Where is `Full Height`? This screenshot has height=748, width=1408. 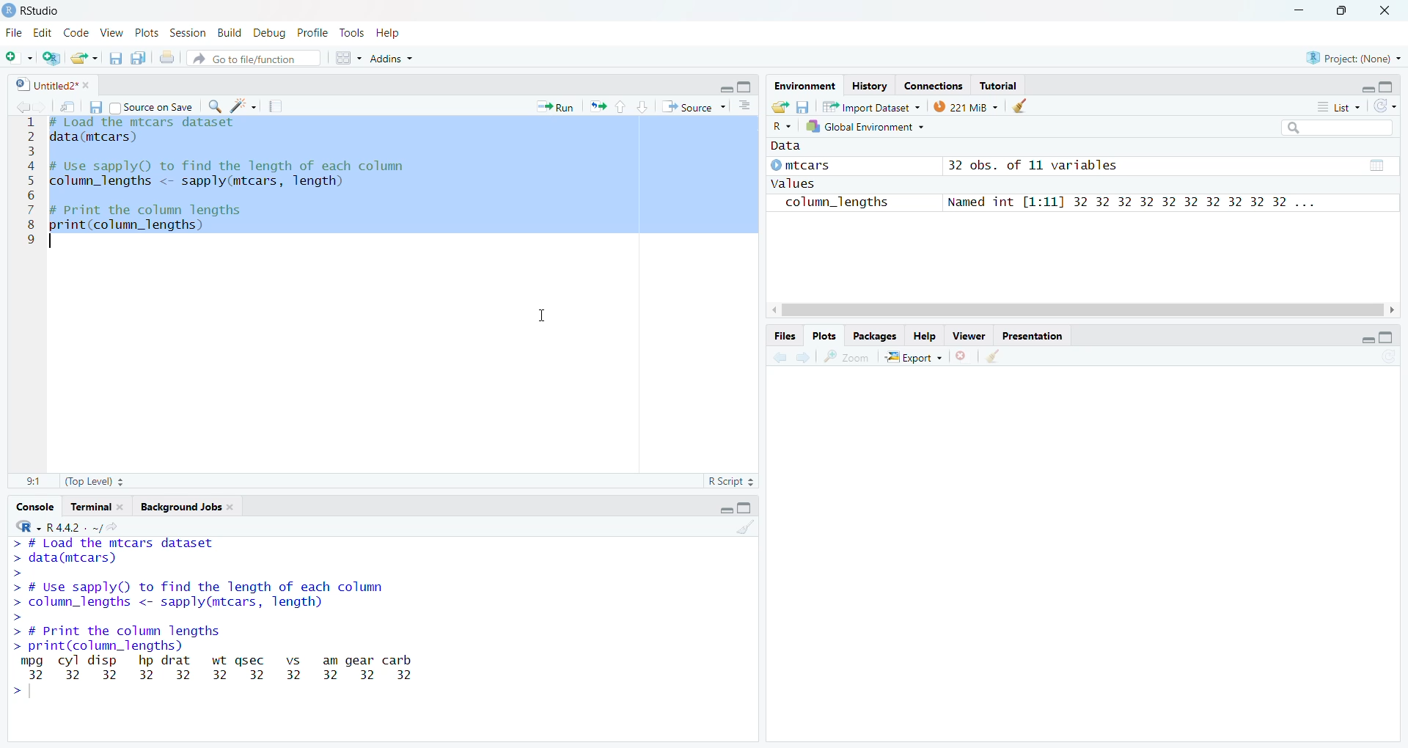 Full Height is located at coordinates (745, 507).